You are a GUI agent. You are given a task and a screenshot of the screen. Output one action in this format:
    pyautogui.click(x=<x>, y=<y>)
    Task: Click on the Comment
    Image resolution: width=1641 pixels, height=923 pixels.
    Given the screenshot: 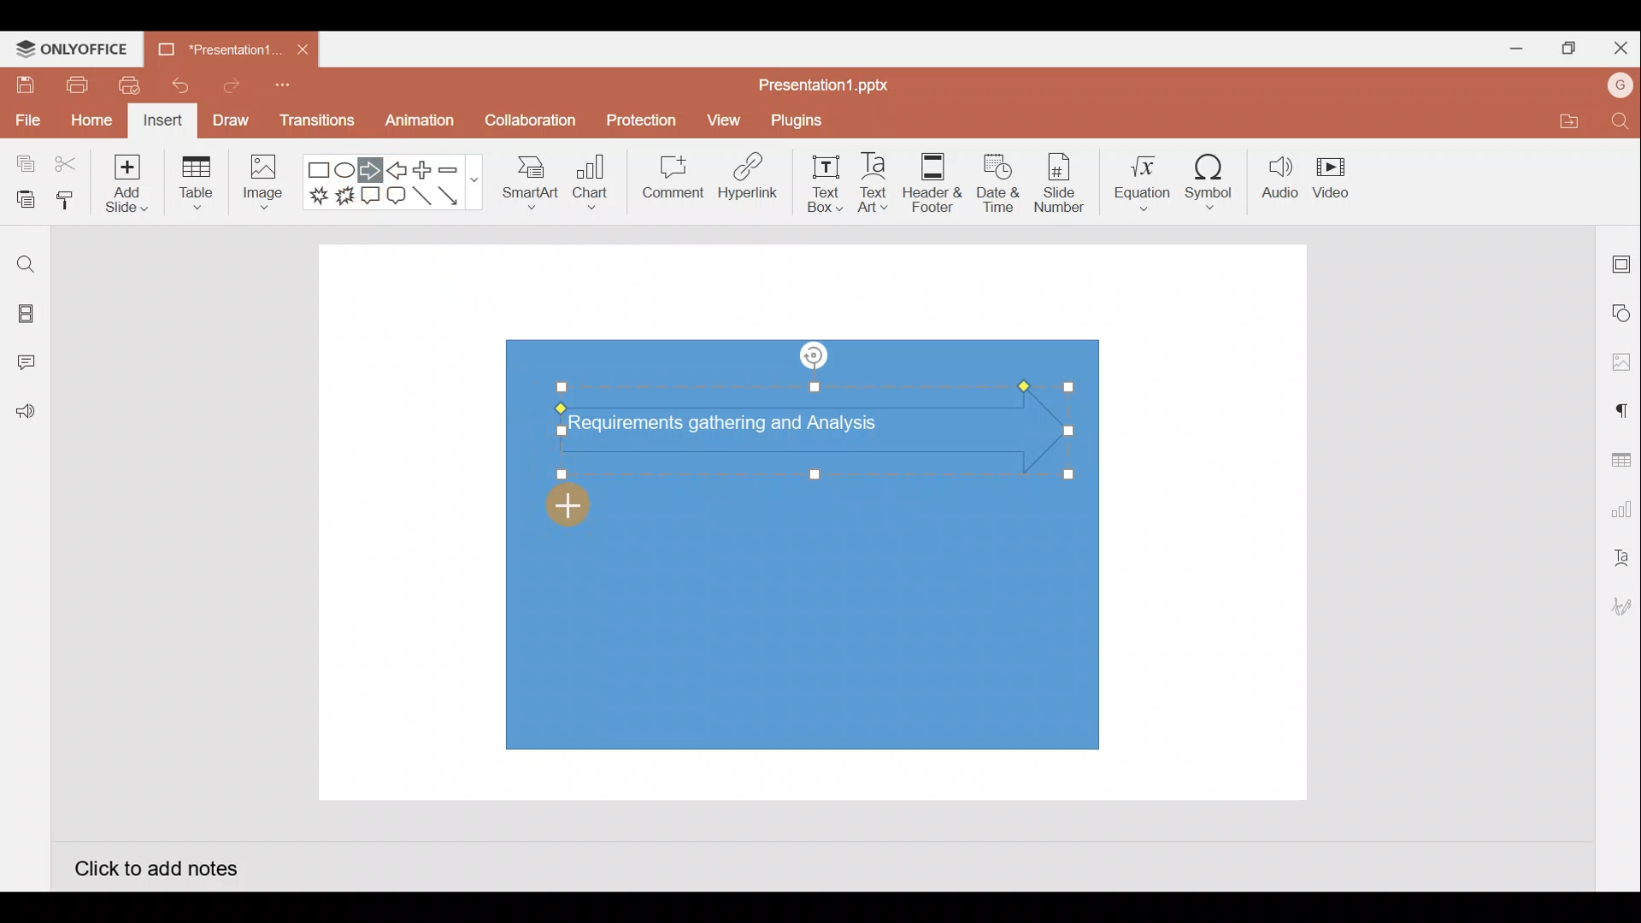 What is the action you would take?
    pyautogui.click(x=667, y=180)
    